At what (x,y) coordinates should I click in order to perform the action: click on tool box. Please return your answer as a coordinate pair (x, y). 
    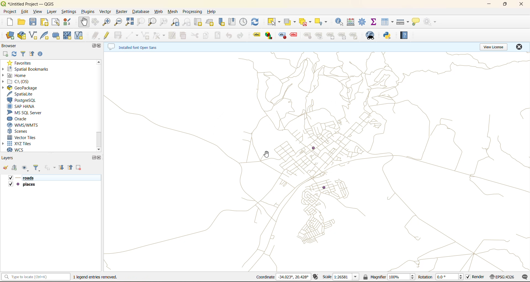
    Looking at the image, I should click on (364, 22).